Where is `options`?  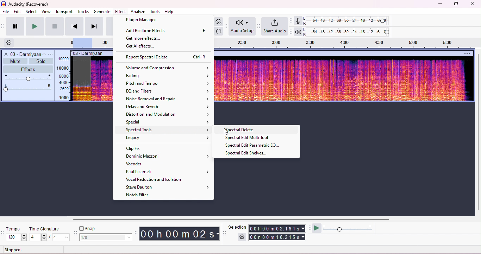 options is located at coordinates (51, 54).